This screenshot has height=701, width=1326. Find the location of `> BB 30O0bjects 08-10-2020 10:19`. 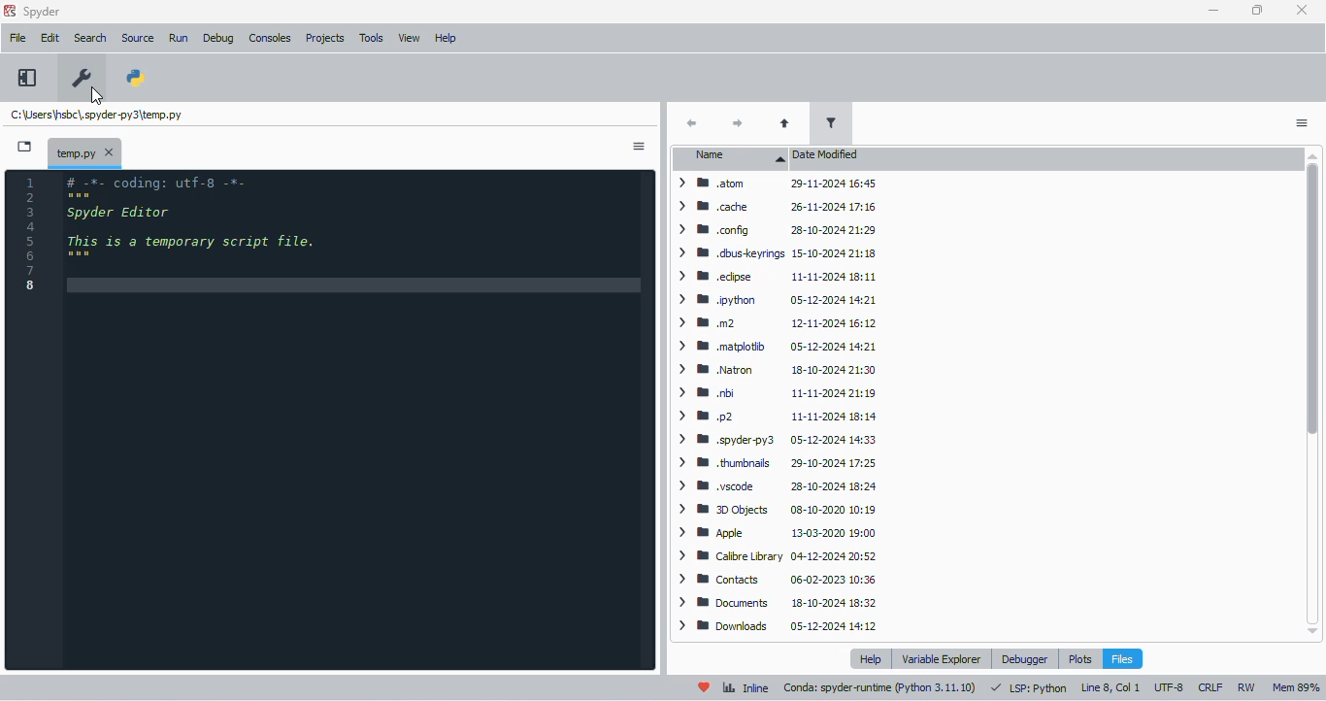

> BB 30O0bjects 08-10-2020 10:19 is located at coordinates (775, 508).